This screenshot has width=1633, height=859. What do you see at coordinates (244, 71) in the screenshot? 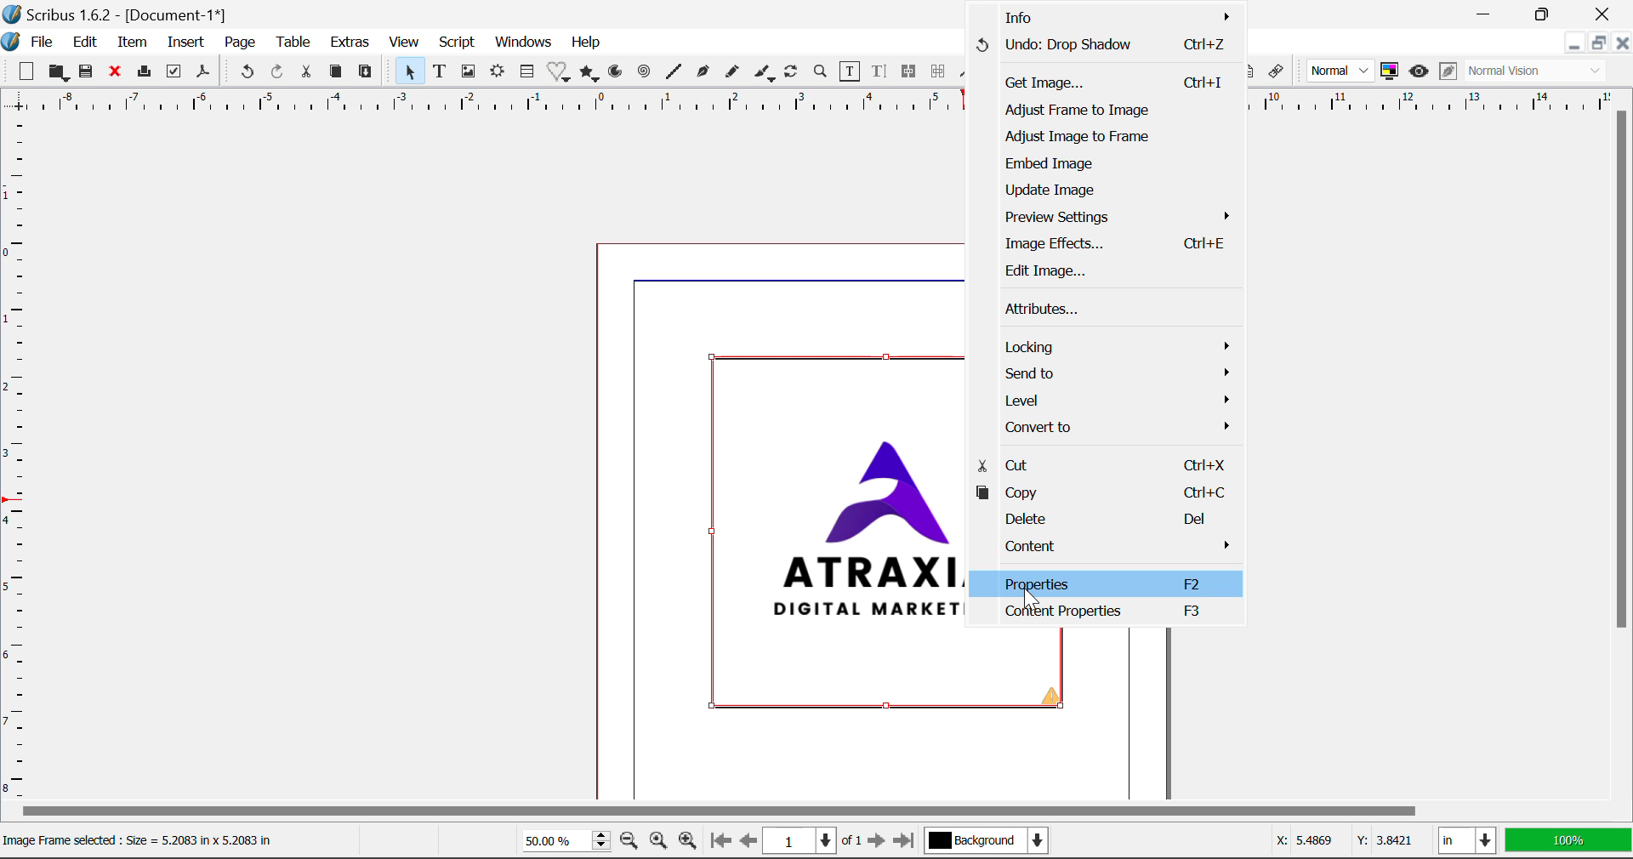
I see `Undo` at bounding box center [244, 71].